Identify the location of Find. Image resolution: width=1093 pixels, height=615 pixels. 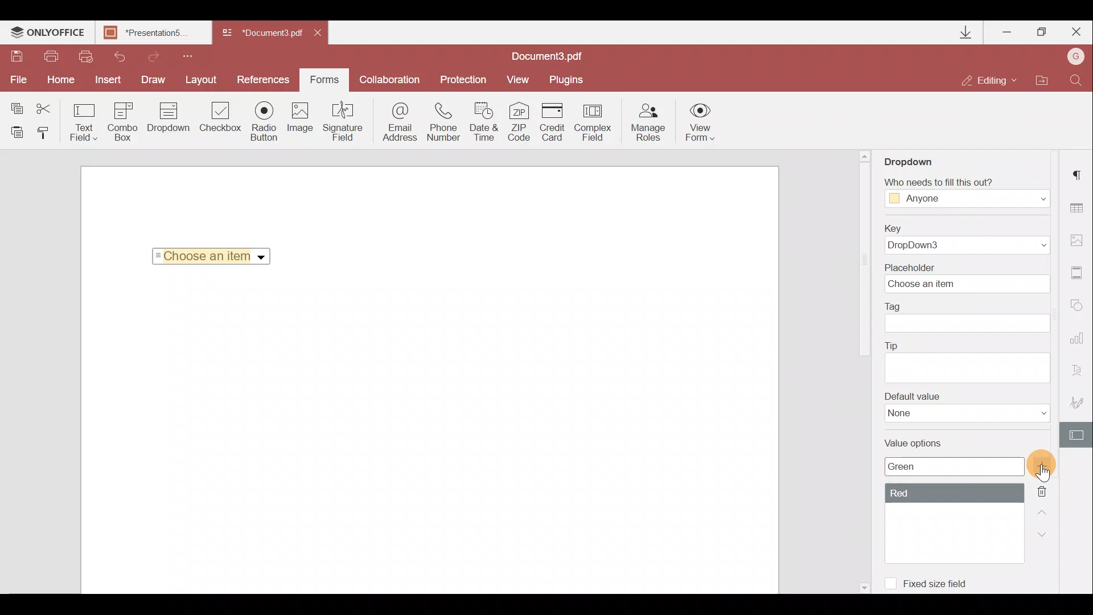
(1078, 80).